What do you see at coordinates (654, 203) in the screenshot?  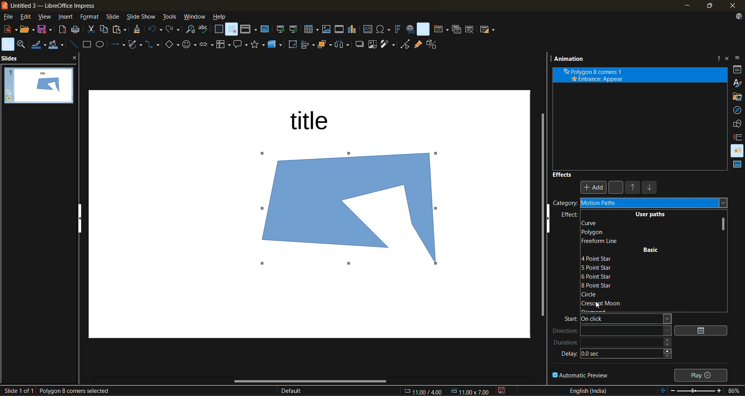 I see `motion paths` at bounding box center [654, 203].